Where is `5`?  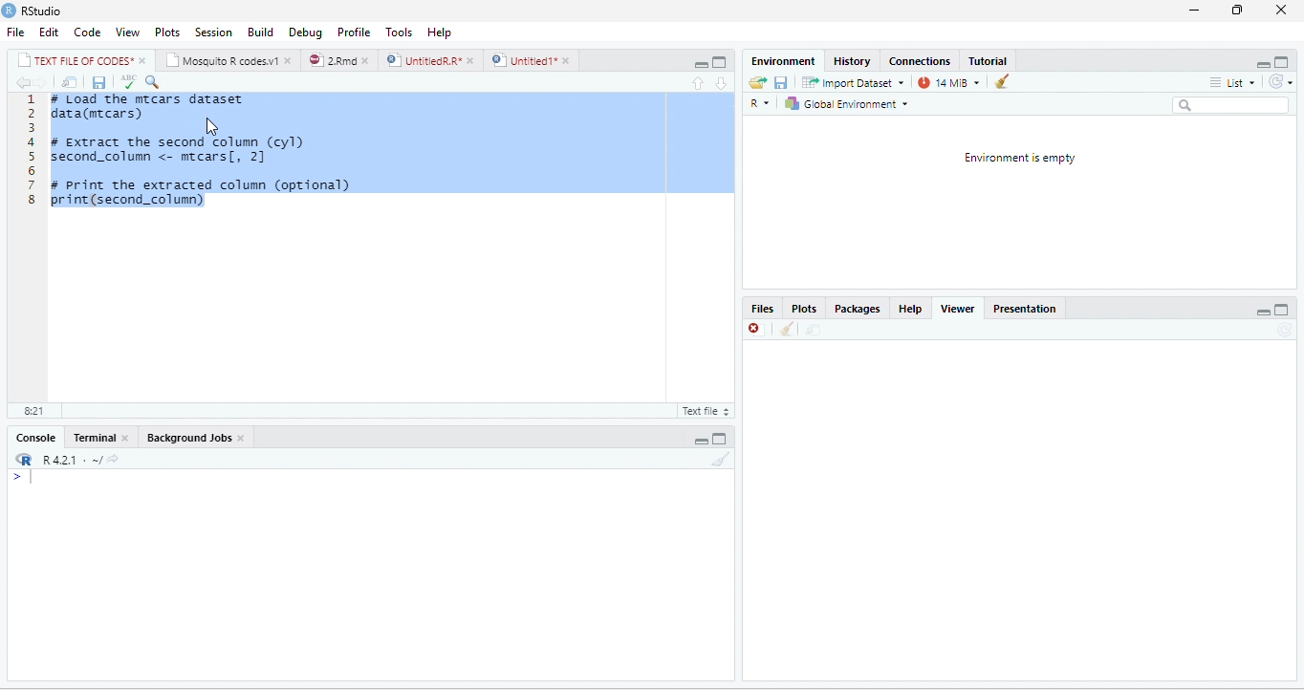
5 is located at coordinates (31, 156).